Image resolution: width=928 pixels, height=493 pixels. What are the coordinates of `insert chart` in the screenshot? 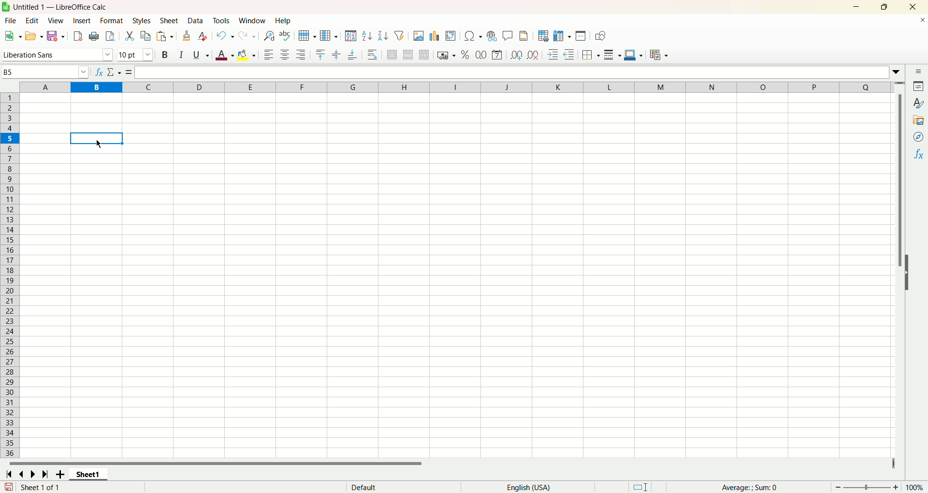 It's located at (436, 35).